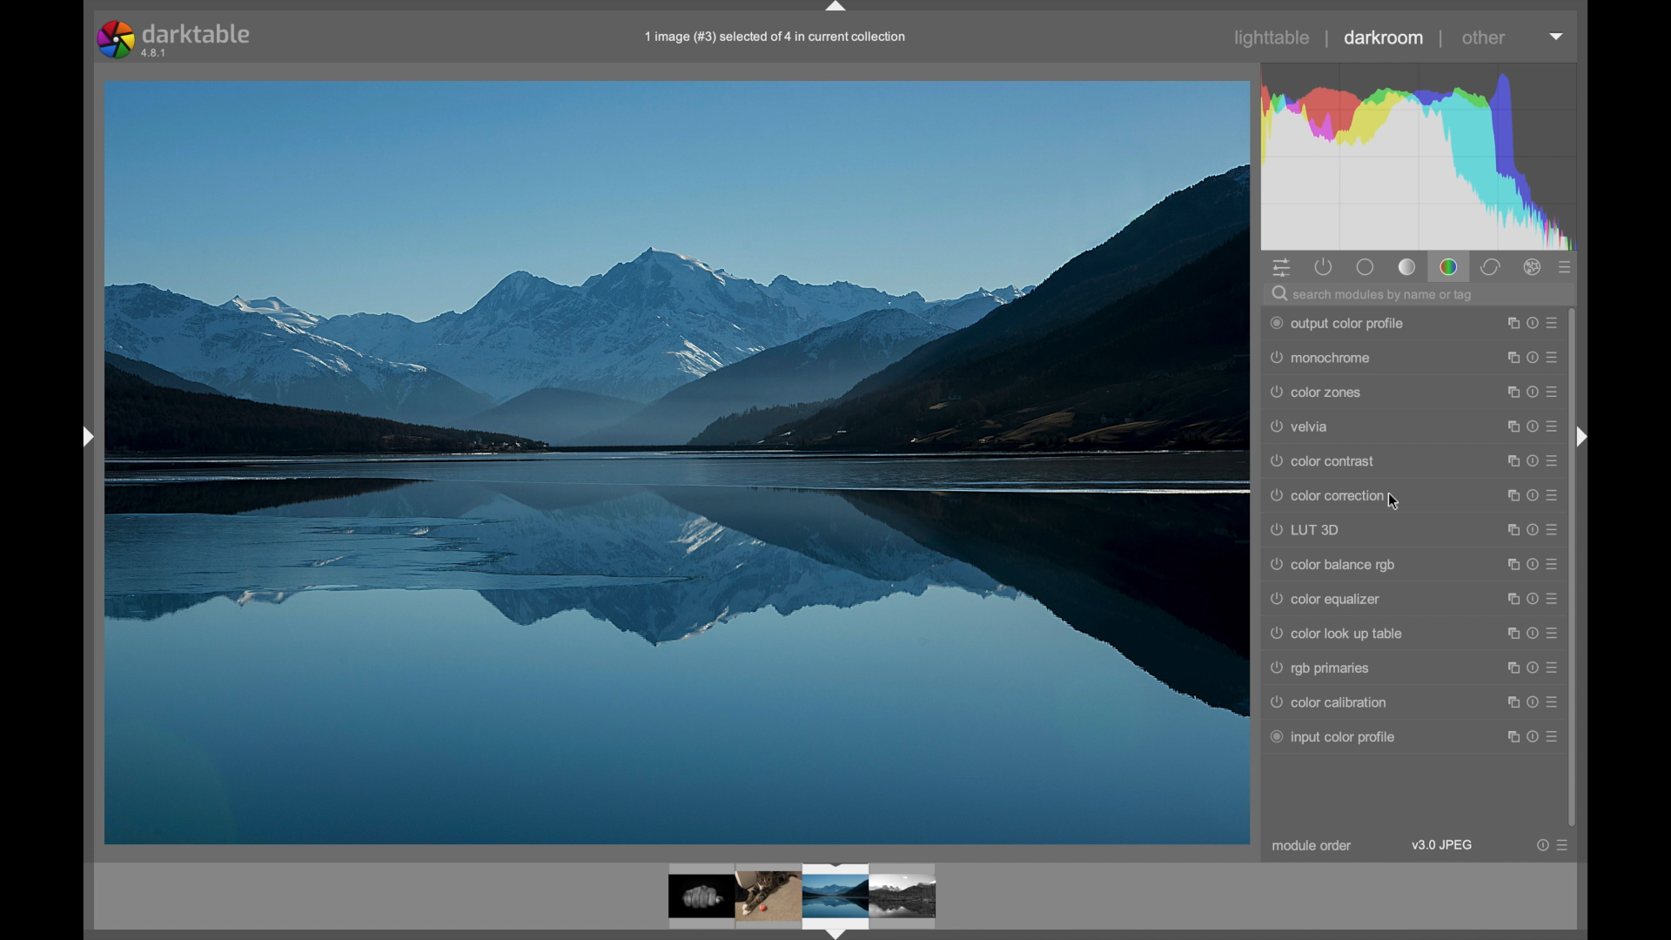 The height and width of the screenshot is (940, 1671). Describe the element at coordinates (768, 895) in the screenshot. I see `image` at that location.